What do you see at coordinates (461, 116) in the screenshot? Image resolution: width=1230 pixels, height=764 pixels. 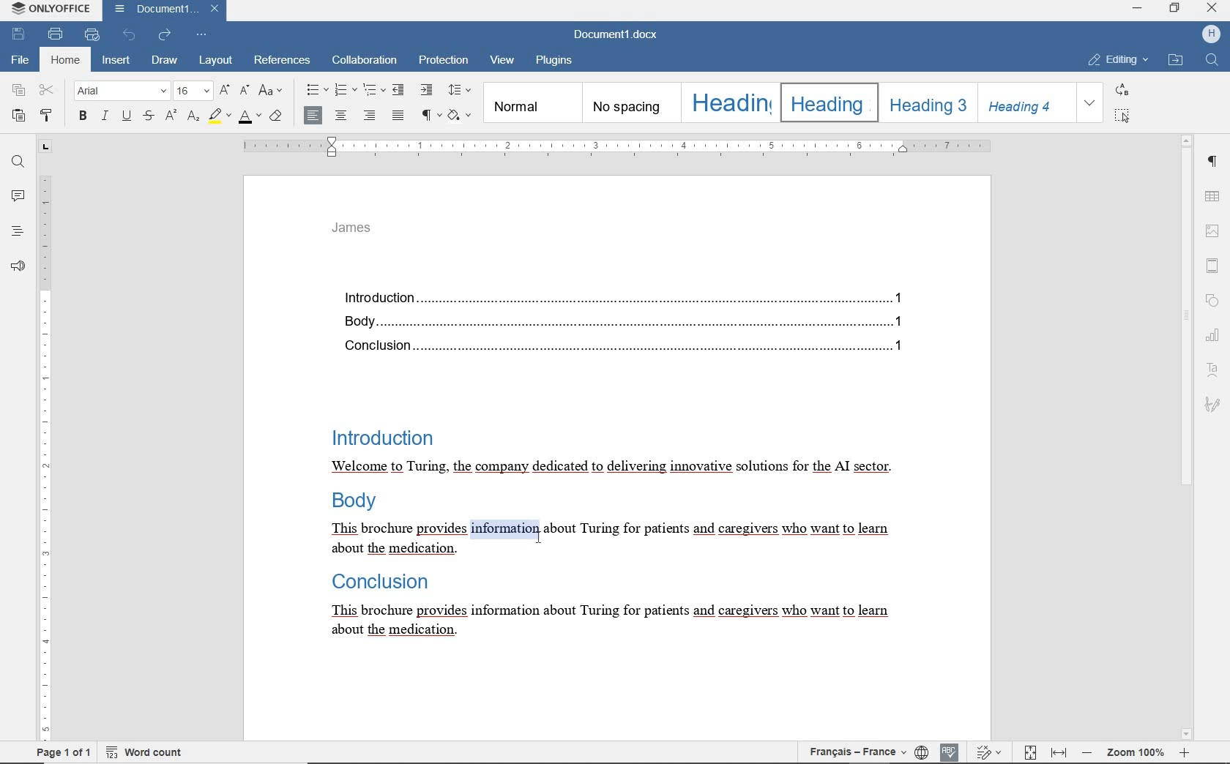 I see `SHADING` at bounding box center [461, 116].